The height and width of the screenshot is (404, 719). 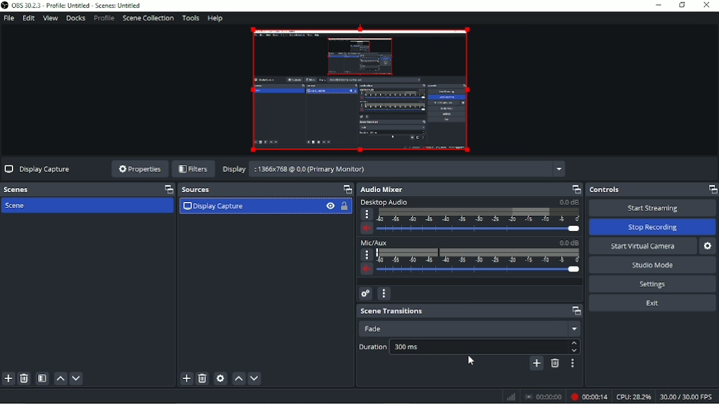 What do you see at coordinates (469, 218) in the screenshot?
I see `Desktop audio` at bounding box center [469, 218].